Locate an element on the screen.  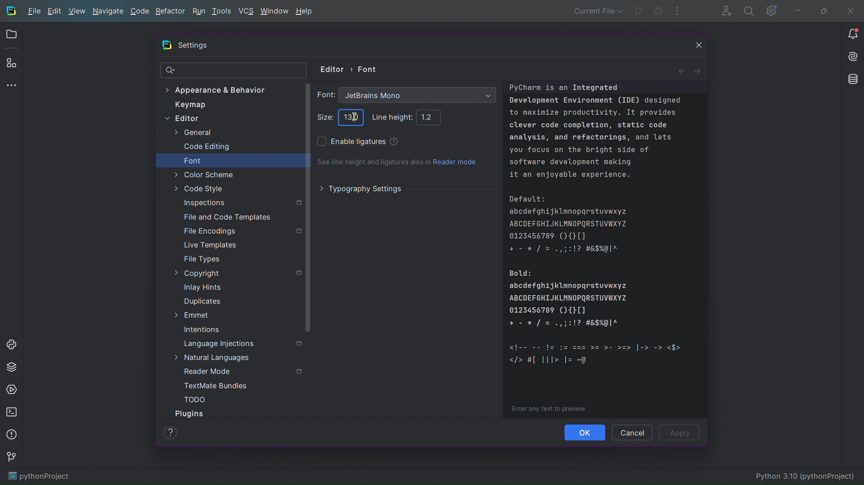
Bug Test is located at coordinates (658, 11).